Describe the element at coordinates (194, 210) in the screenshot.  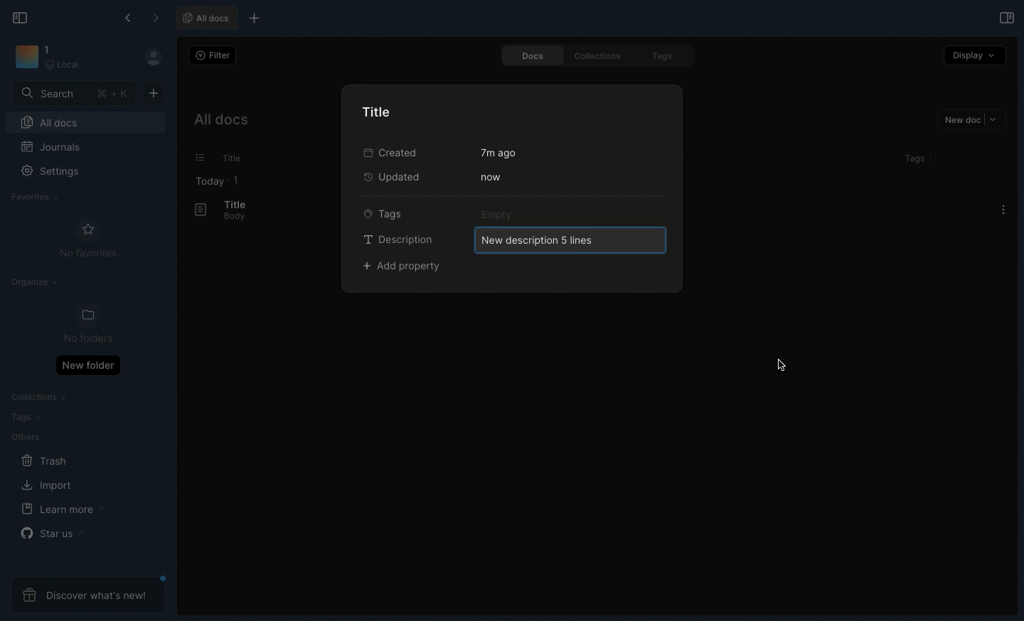
I see `Document` at that location.